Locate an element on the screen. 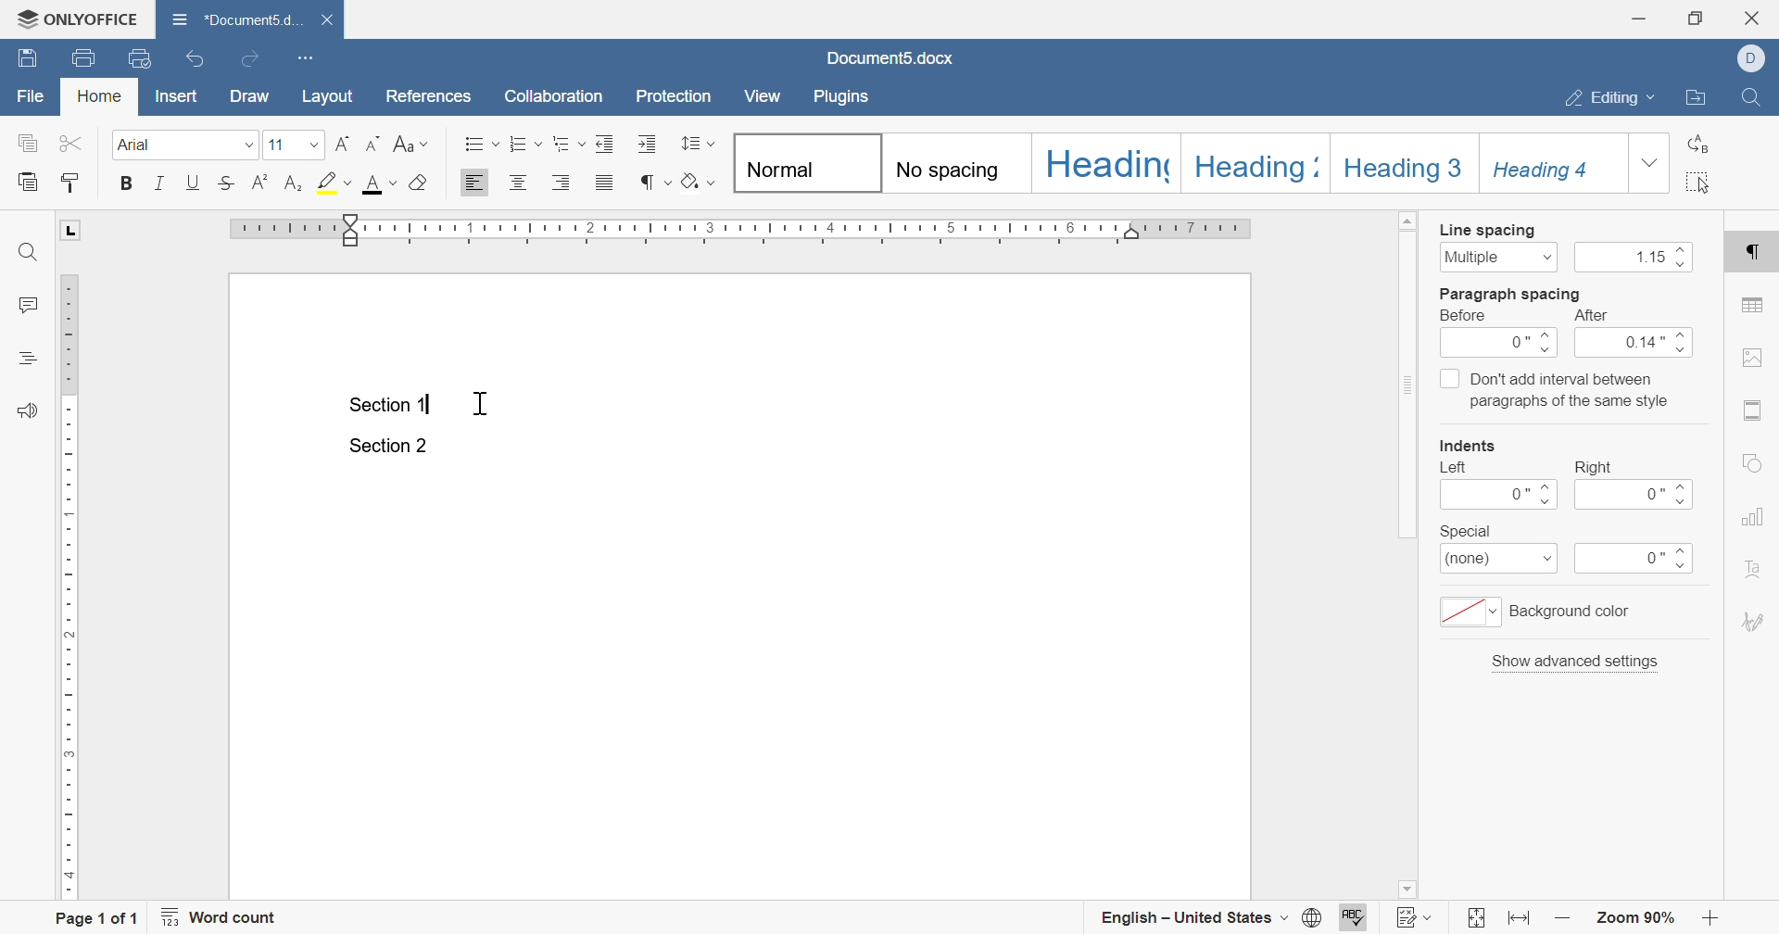  show advanced settings is located at coordinates (1577, 661).